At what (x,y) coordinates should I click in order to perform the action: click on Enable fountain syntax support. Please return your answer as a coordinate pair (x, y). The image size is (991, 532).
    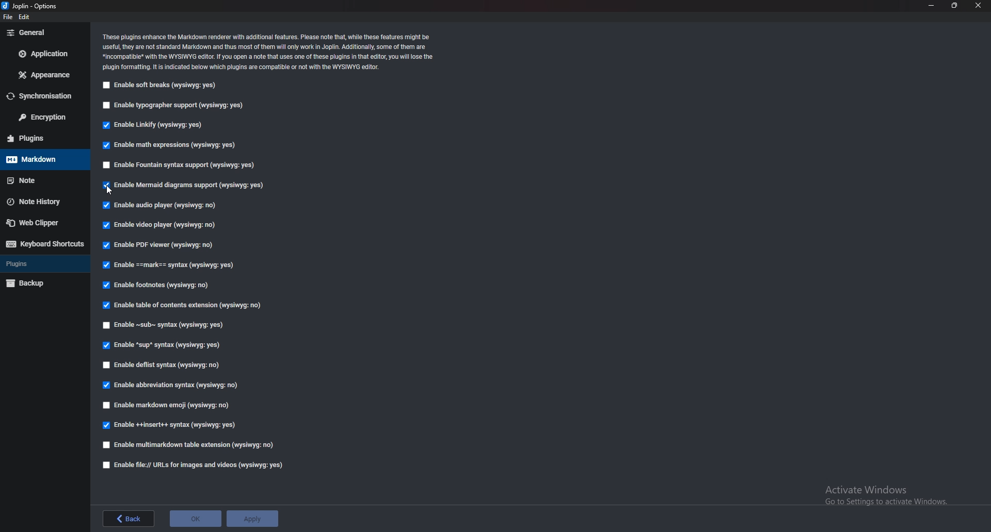
    Looking at the image, I should click on (185, 166).